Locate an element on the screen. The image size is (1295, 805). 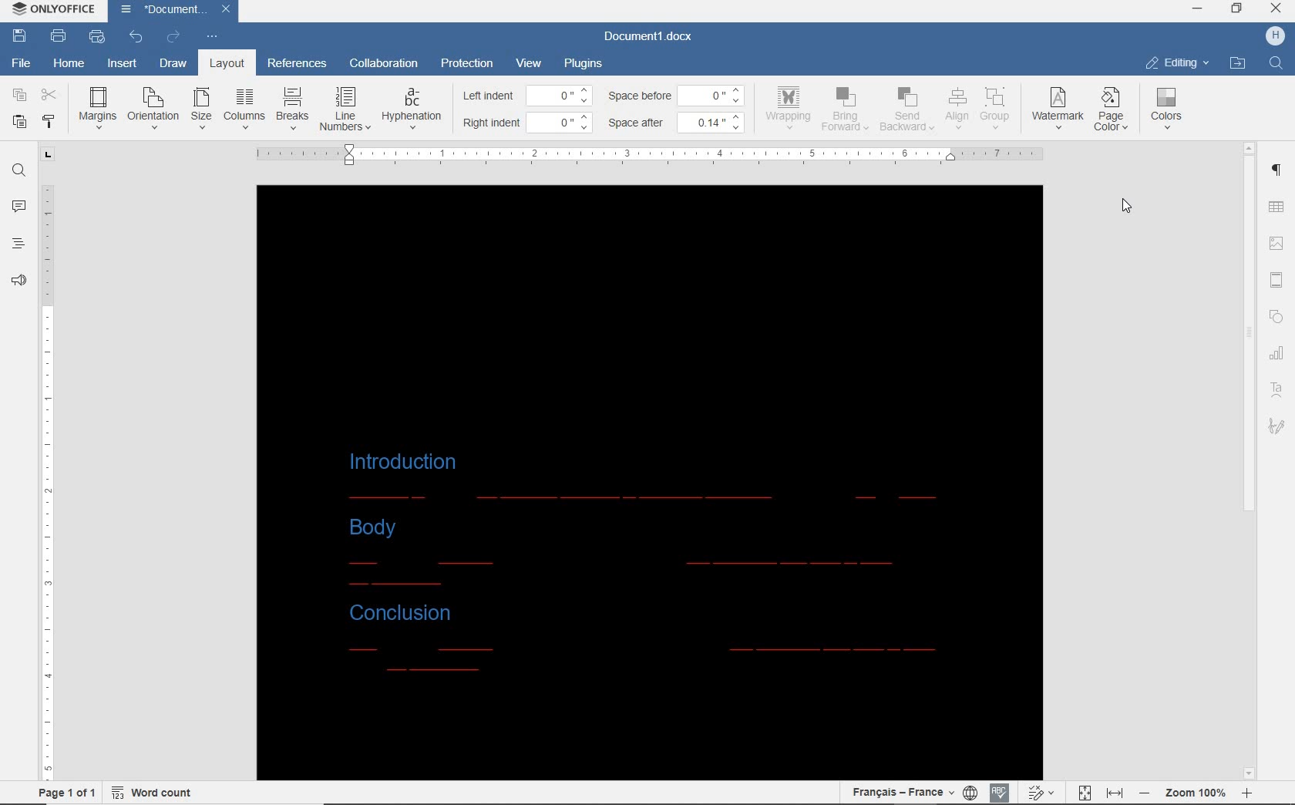
headings is located at coordinates (16, 244).